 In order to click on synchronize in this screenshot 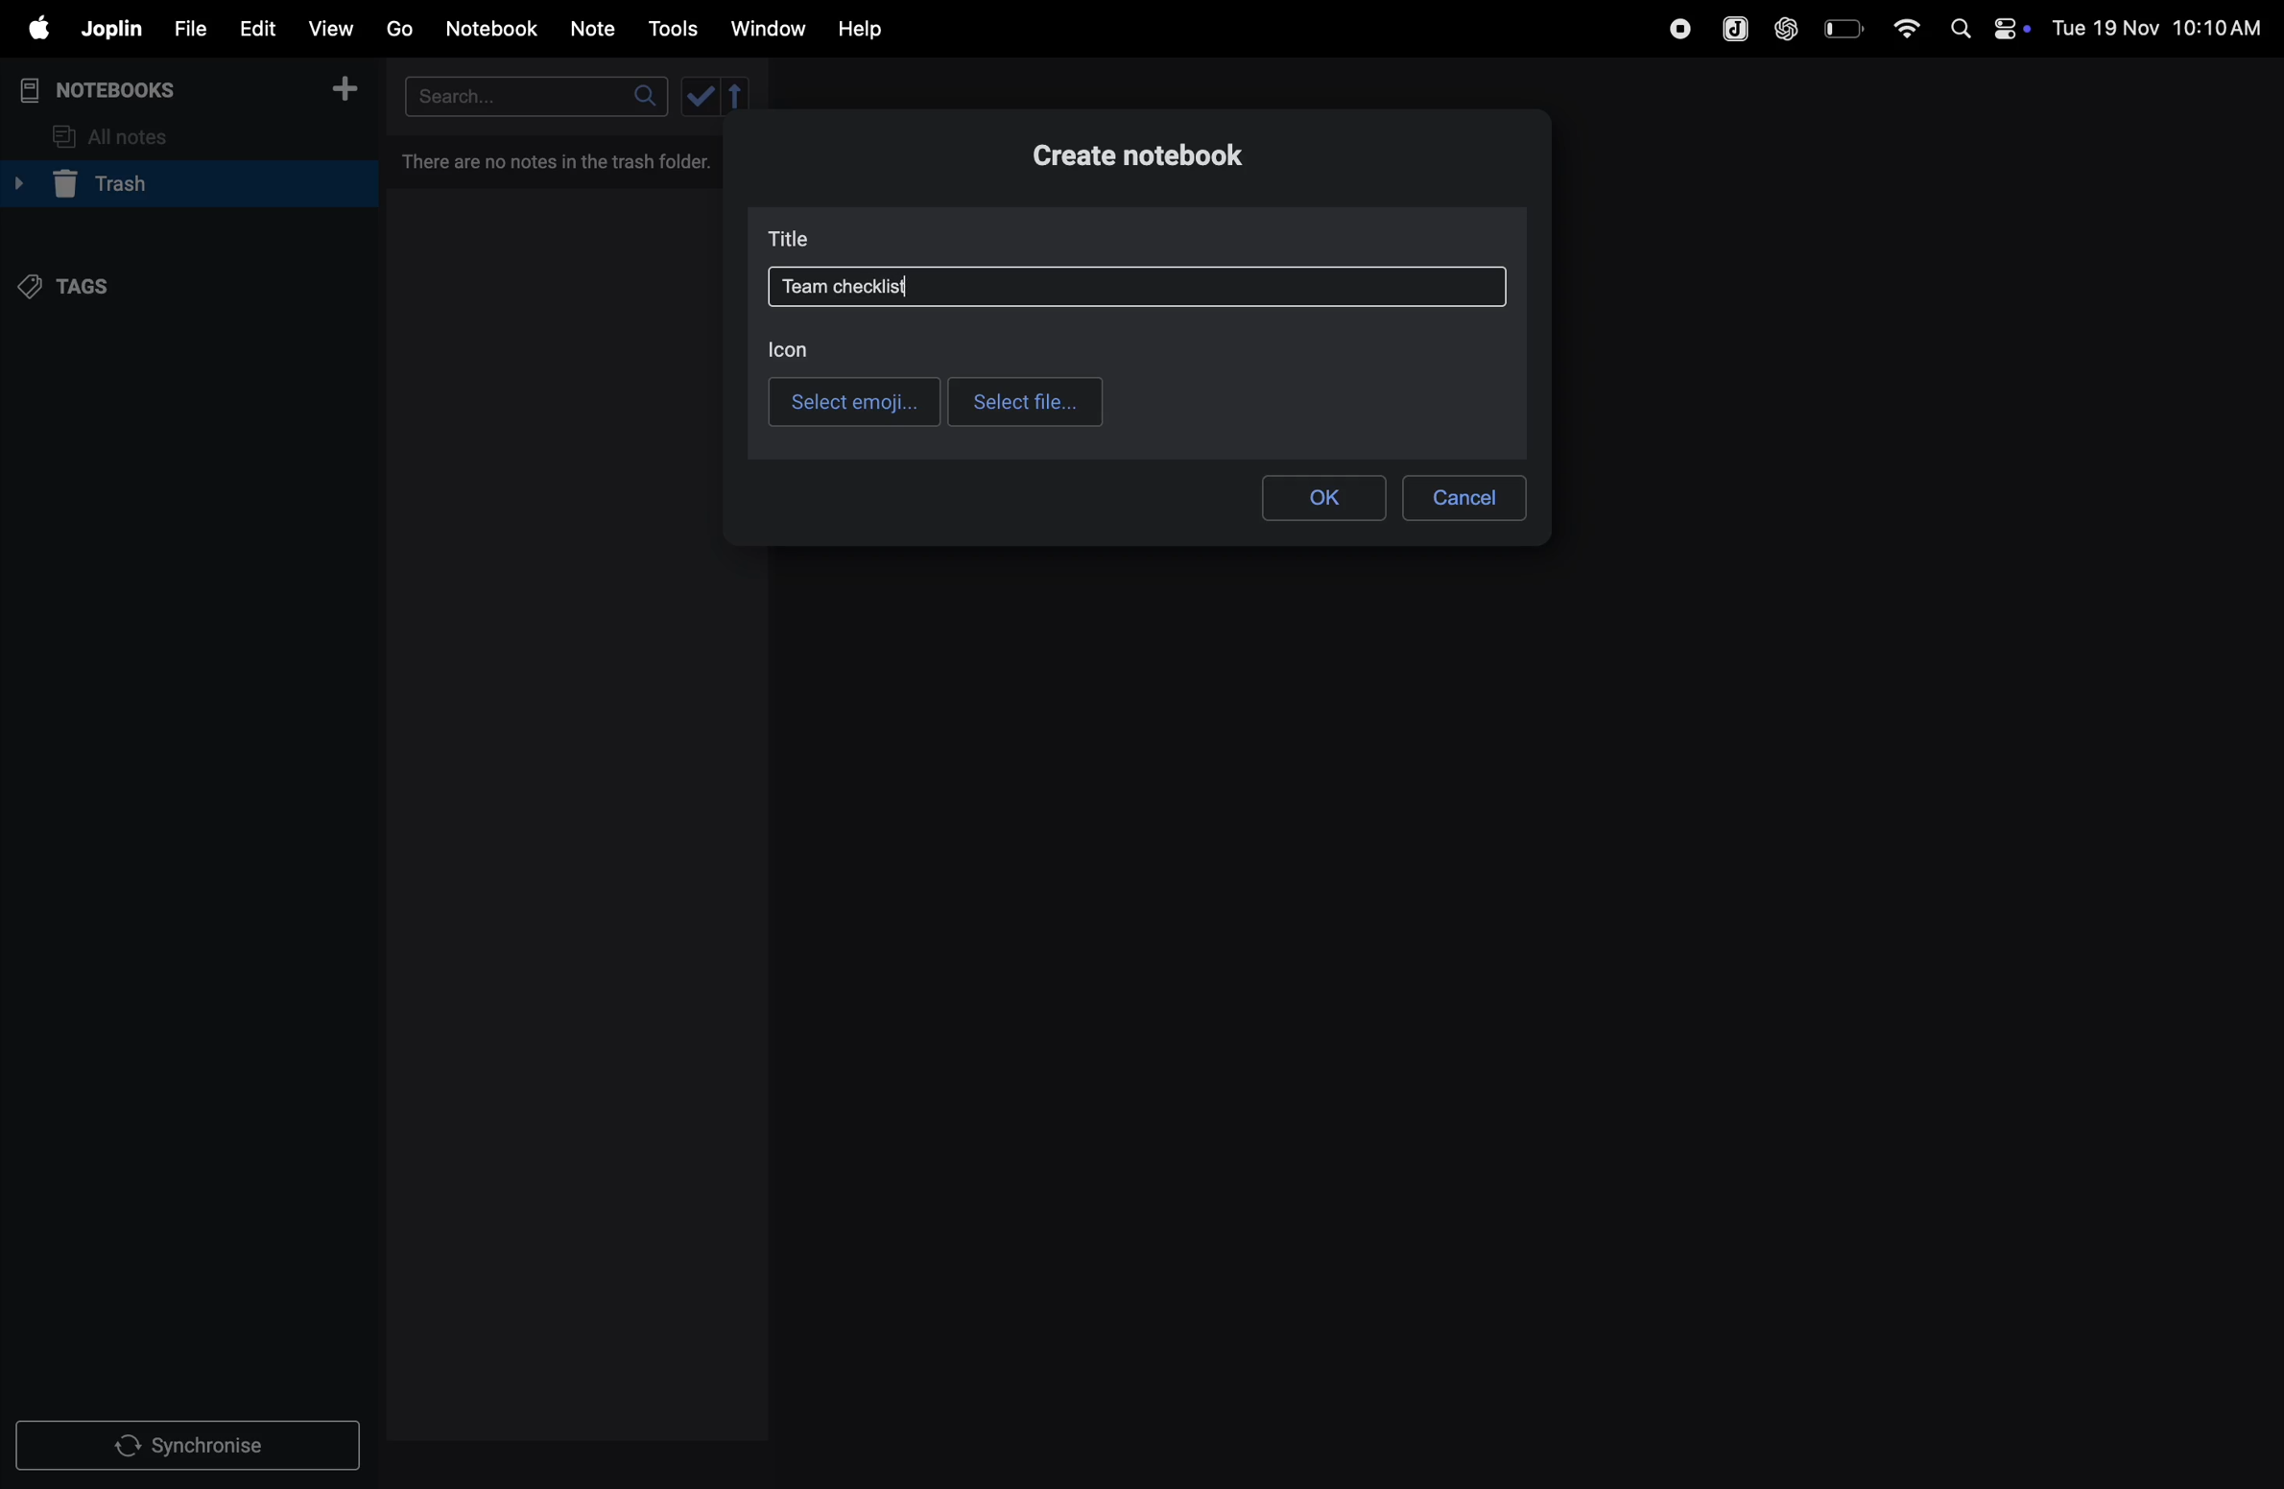, I will do `click(192, 1444)`.